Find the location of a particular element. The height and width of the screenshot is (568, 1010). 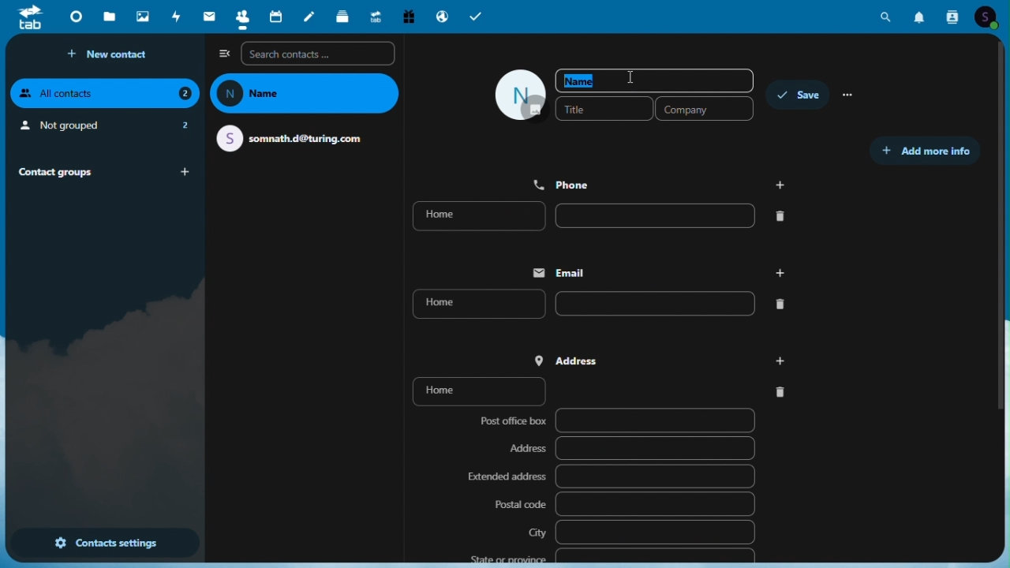

Name  is located at coordinates (656, 80).